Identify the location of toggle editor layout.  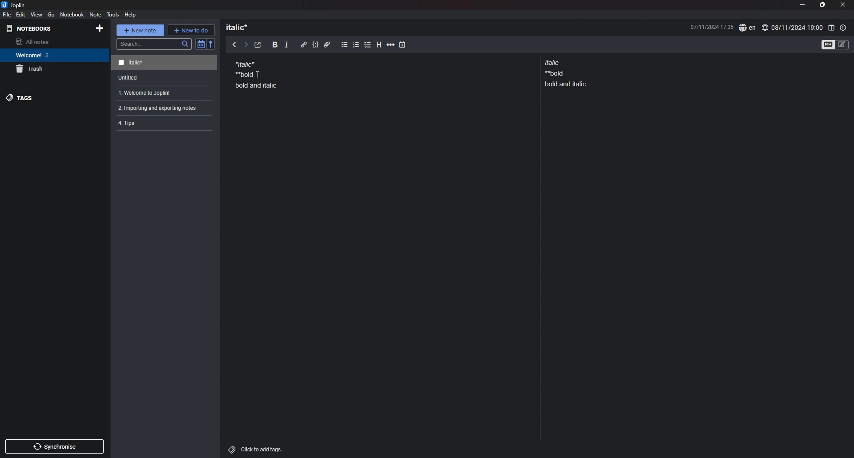
(831, 28).